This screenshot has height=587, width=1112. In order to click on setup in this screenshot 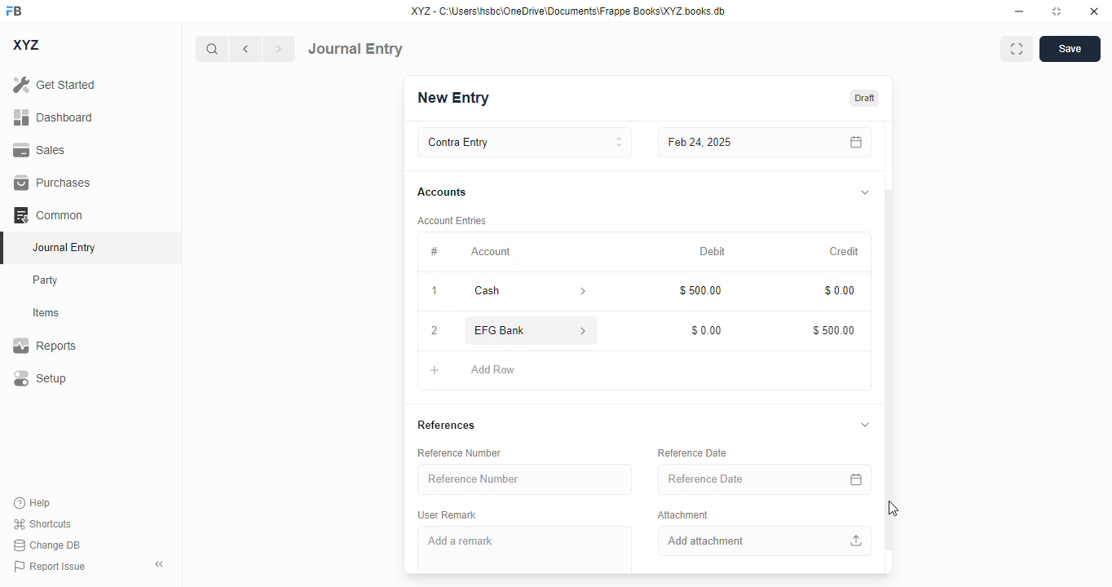, I will do `click(40, 377)`.